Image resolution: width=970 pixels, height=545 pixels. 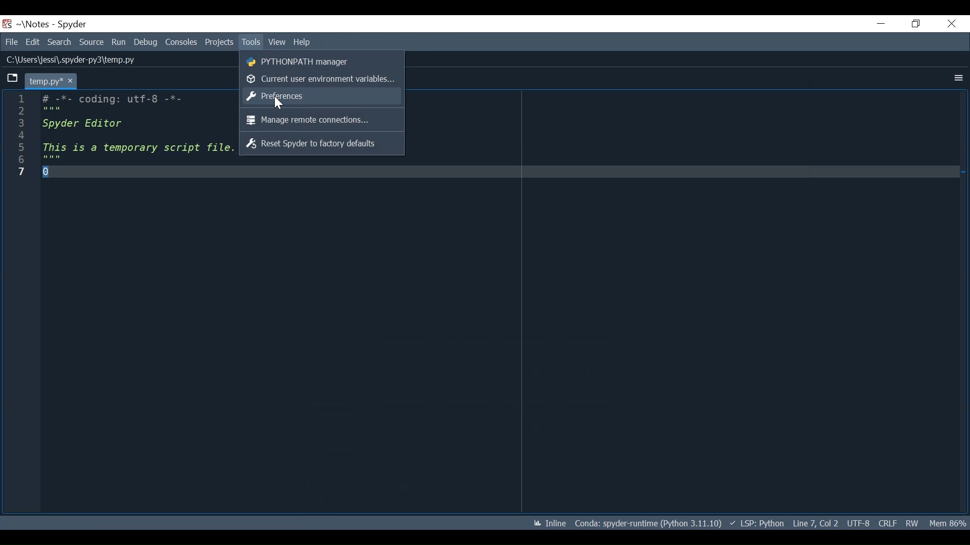 What do you see at coordinates (138, 135) in the screenshot?
I see `# -*- coding: utf-8 -*- """ Spyder Editor  This is a temporary script file. """` at bounding box center [138, 135].